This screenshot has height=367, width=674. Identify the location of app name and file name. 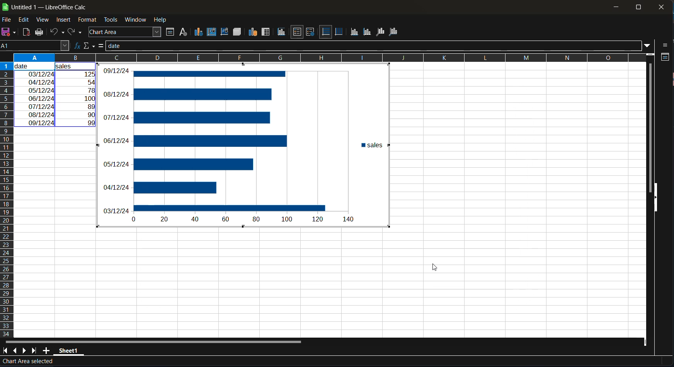
(45, 6).